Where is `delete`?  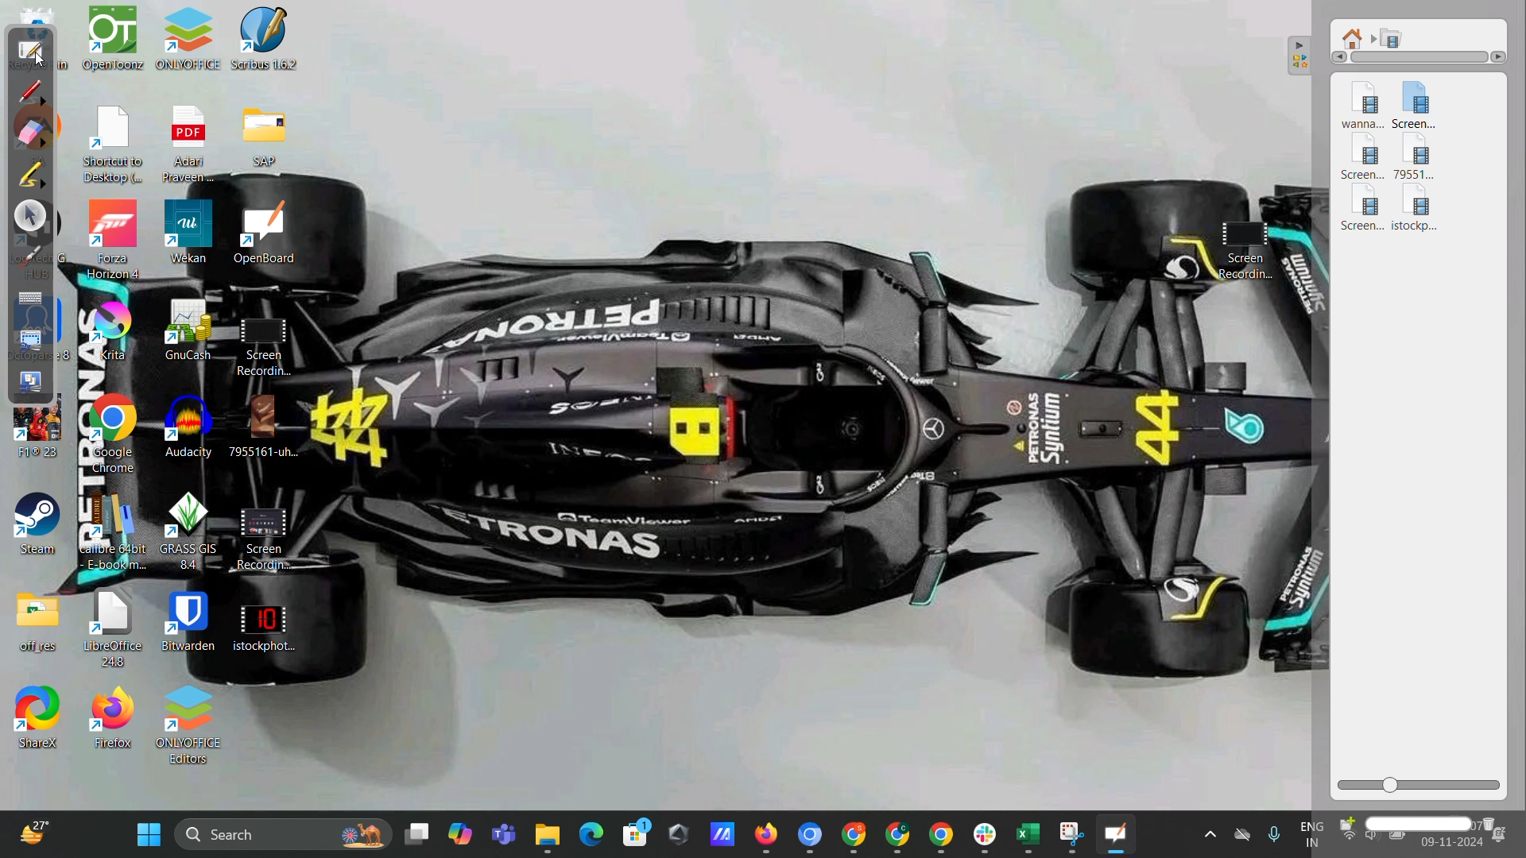
delete is located at coordinates (1492, 822).